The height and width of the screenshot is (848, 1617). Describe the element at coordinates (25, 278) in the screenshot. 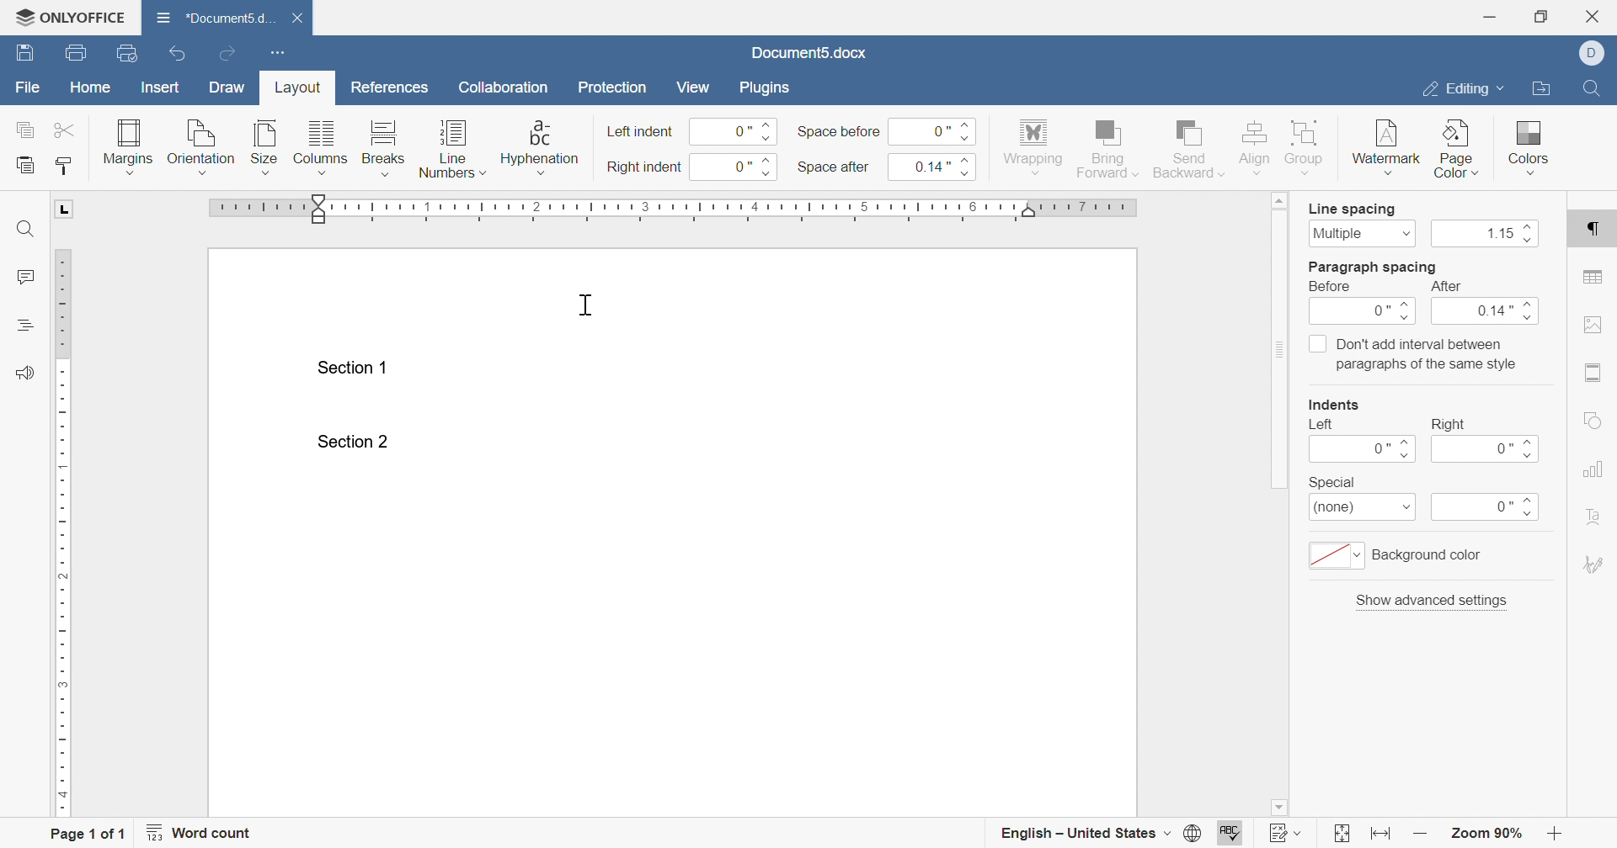

I see `comments` at that location.